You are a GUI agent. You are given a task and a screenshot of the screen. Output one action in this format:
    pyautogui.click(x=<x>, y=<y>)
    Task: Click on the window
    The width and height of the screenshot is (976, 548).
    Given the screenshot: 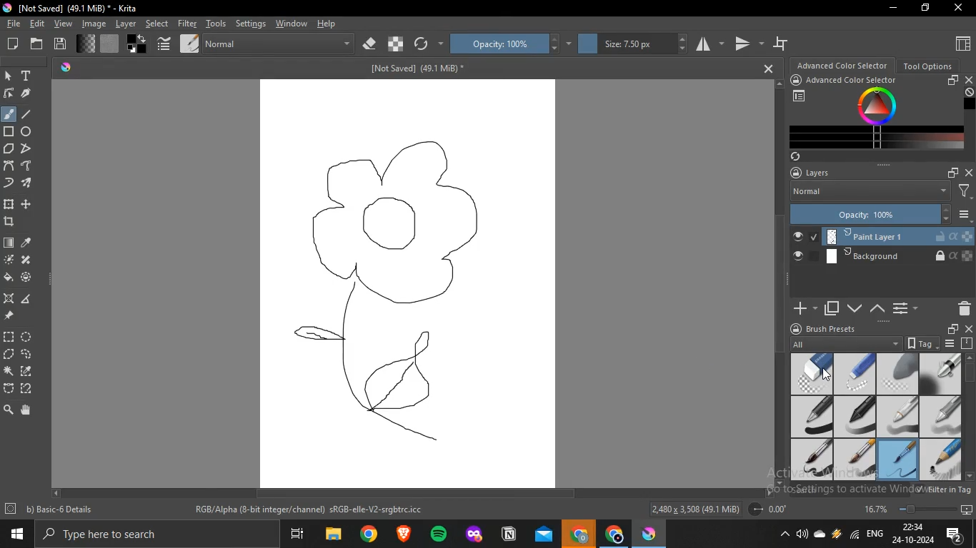 What is the action you would take?
    pyautogui.click(x=290, y=24)
    